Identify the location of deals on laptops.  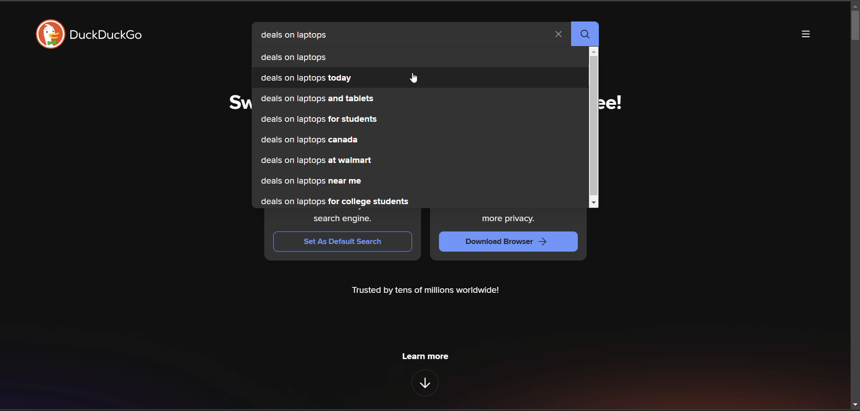
(314, 56).